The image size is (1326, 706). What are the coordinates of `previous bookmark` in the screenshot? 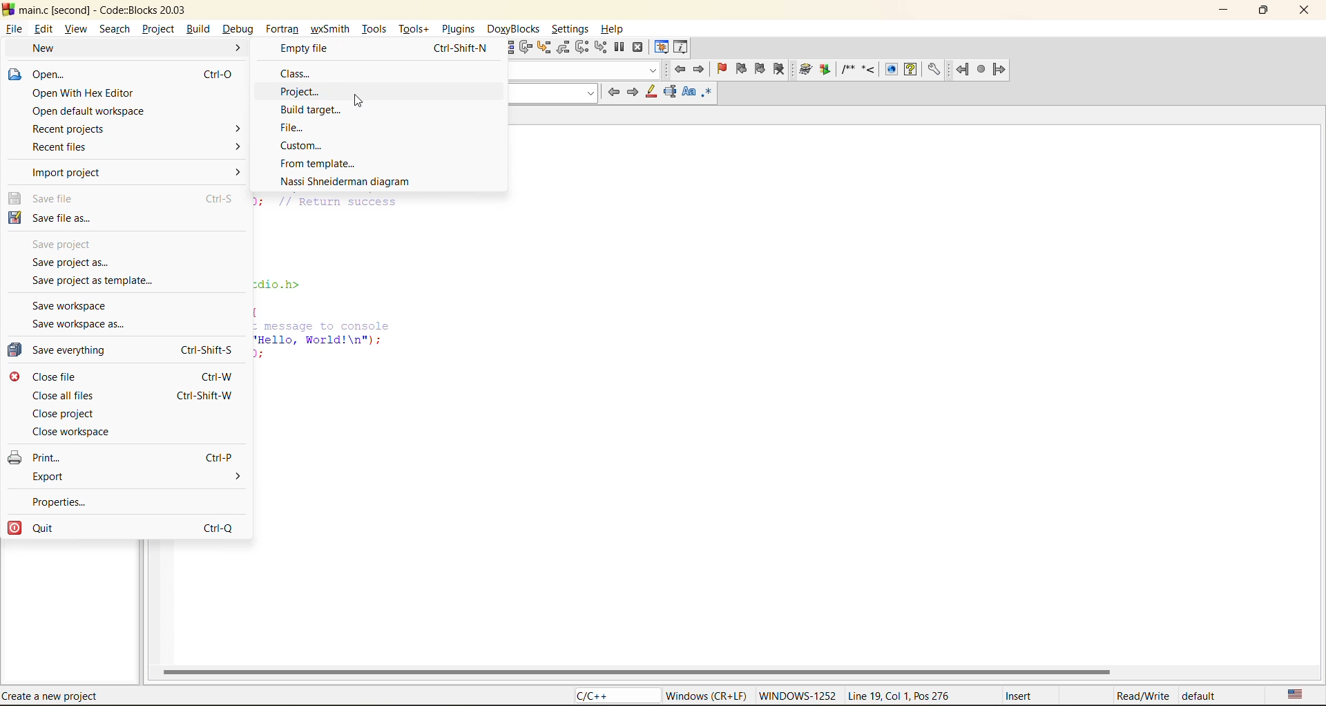 It's located at (740, 70).